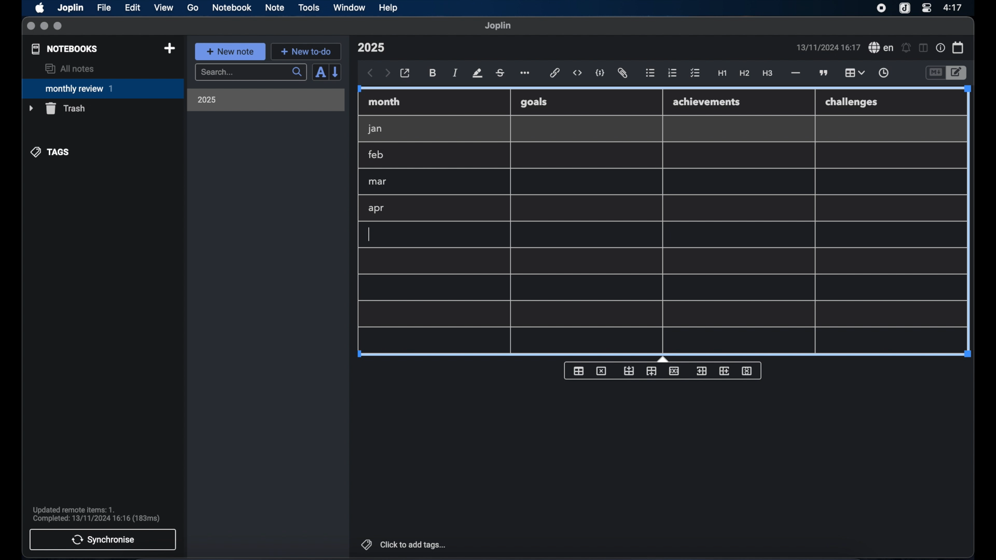  What do you see at coordinates (629, 371) in the screenshot?
I see `insert row before` at bounding box center [629, 371].